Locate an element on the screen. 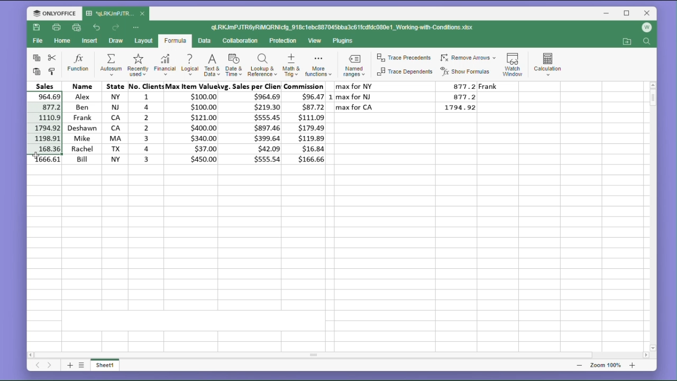  next sheet is located at coordinates (49, 366).